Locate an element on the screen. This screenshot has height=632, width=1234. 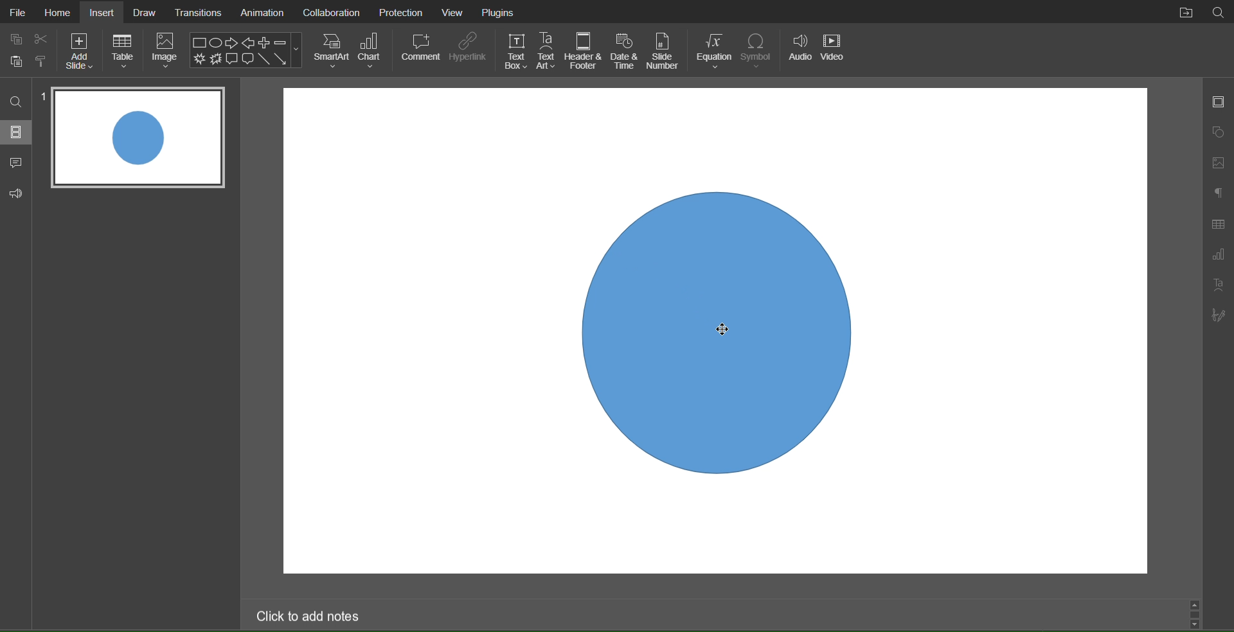
Feedback and Support is located at coordinates (15, 191).